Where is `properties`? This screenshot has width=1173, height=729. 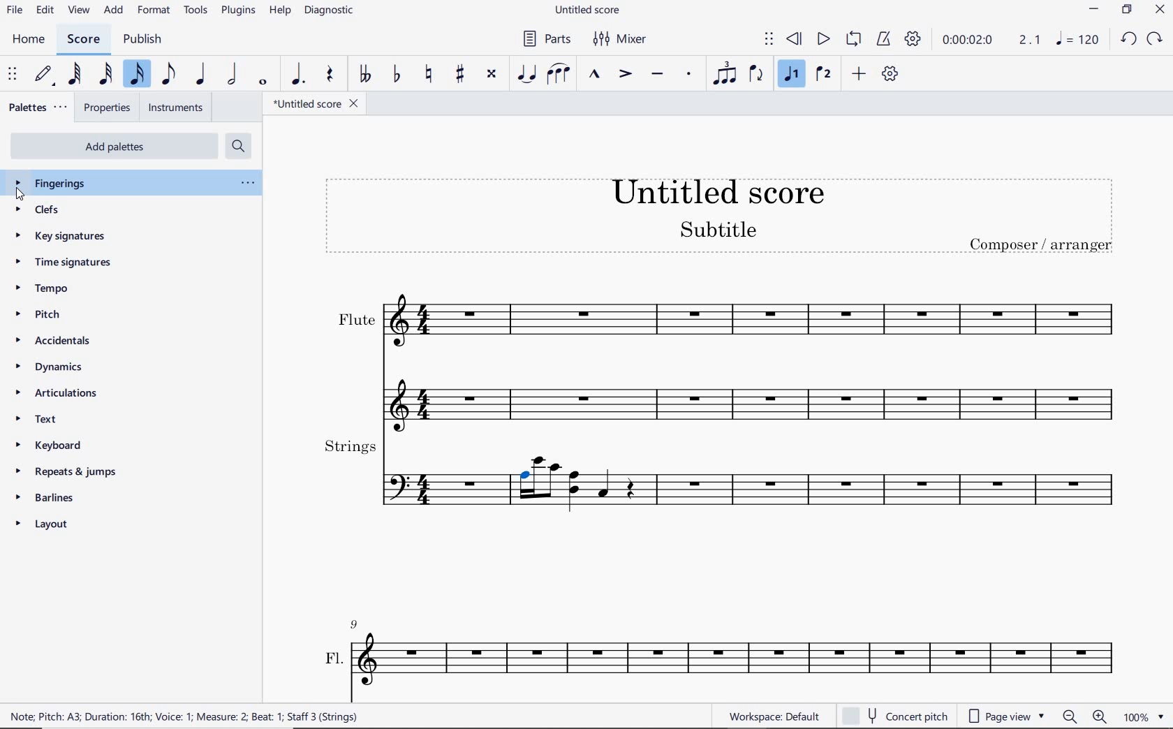
properties is located at coordinates (108, 108).